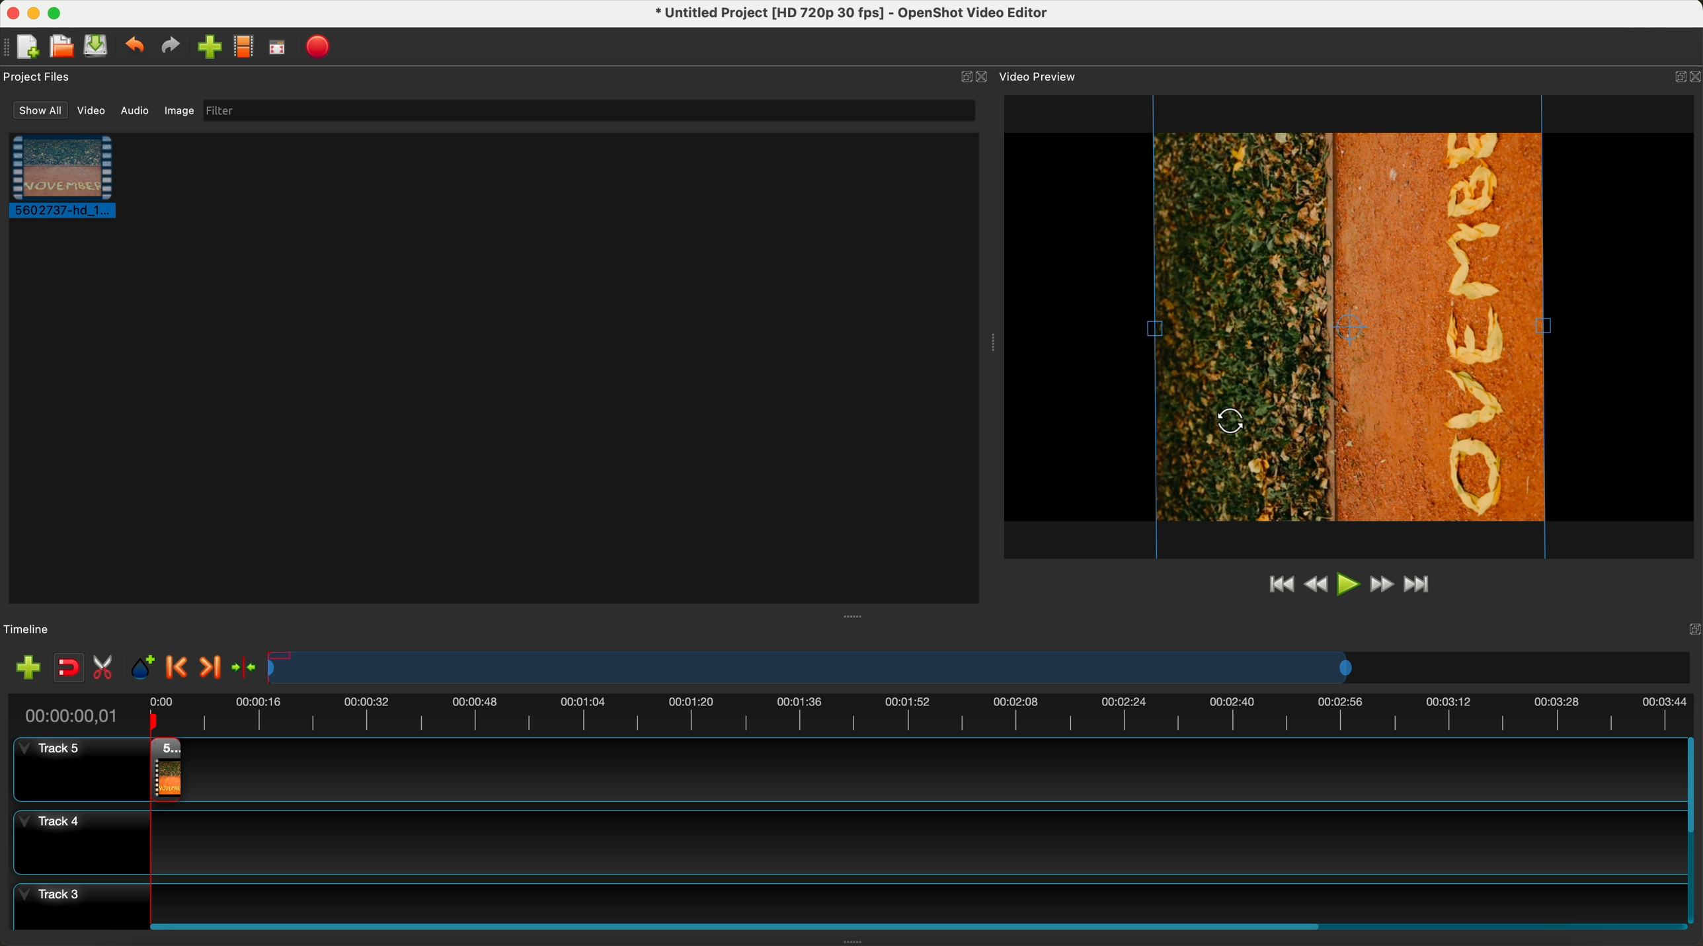 The image size is (1703, 946). What do you see at coordinates (163, 769) in the screenshot?
I see `drag video to track 4` at bounding box center [163, 769].